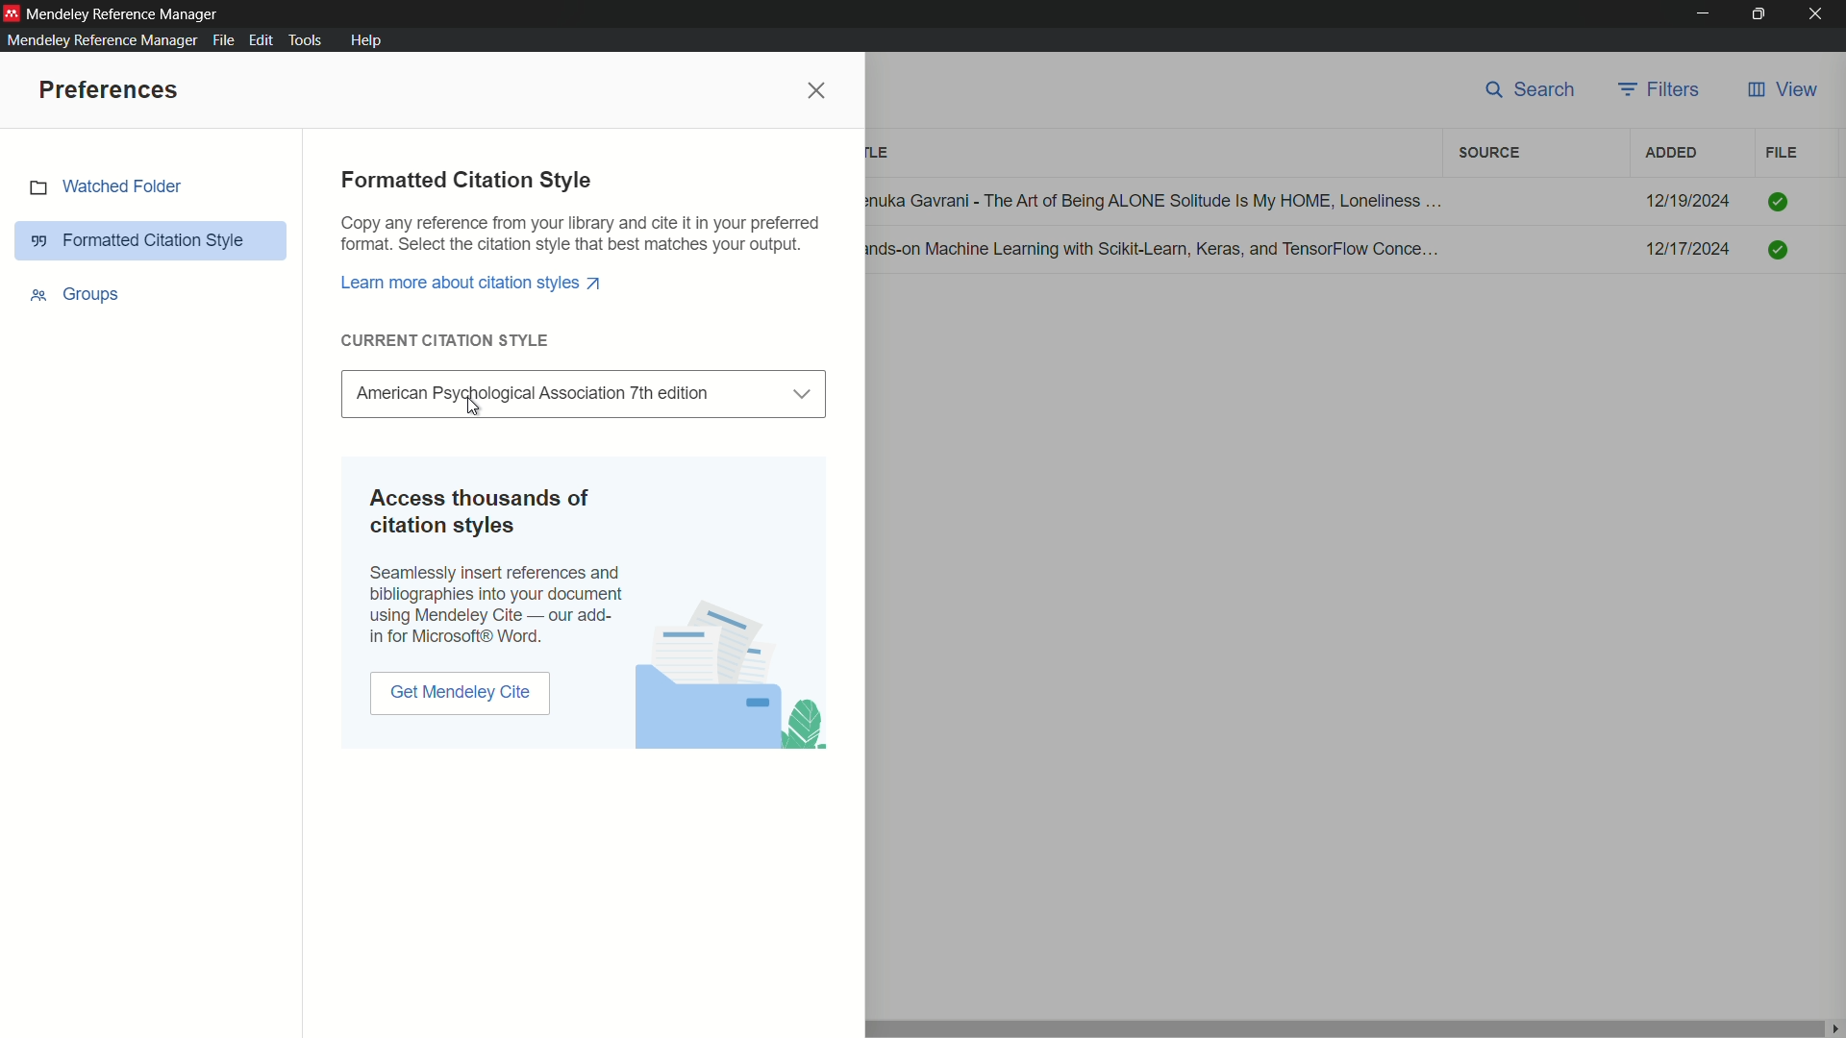 The height and width of the screenshot is (1038, 1846). What do you see at coordinates (1531, 93) in the screenshot?
I see `search` at bounding box center [1531, 93].